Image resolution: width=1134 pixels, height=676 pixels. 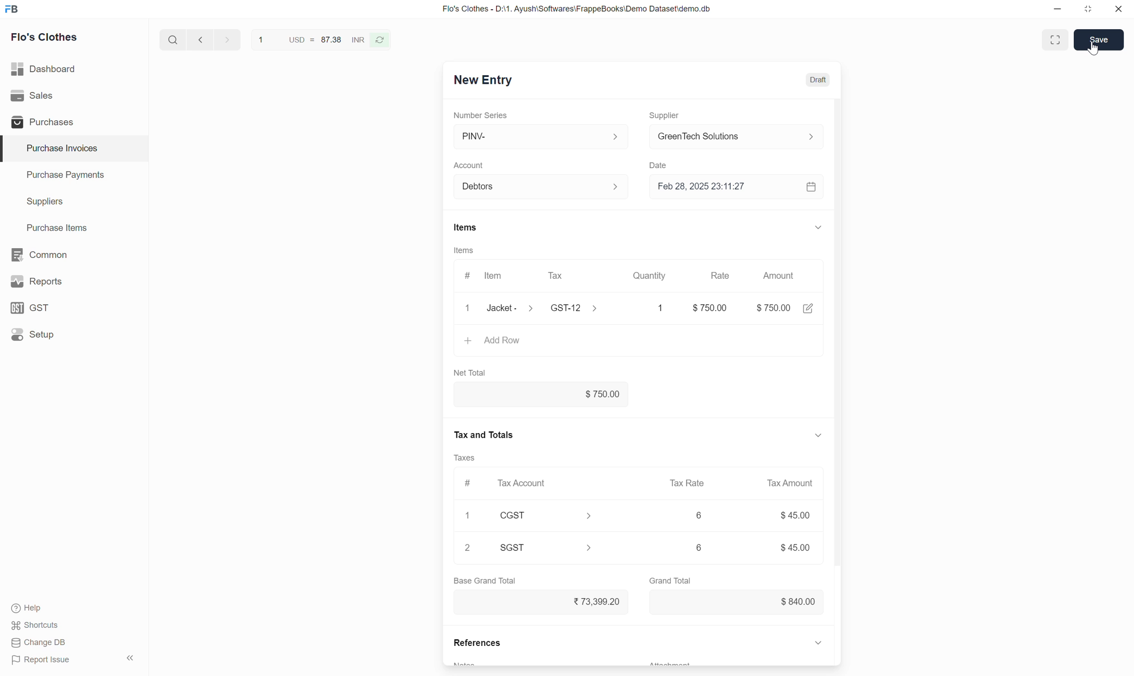 I want to click on Vertical slide bar, so click(x=838, y=351).